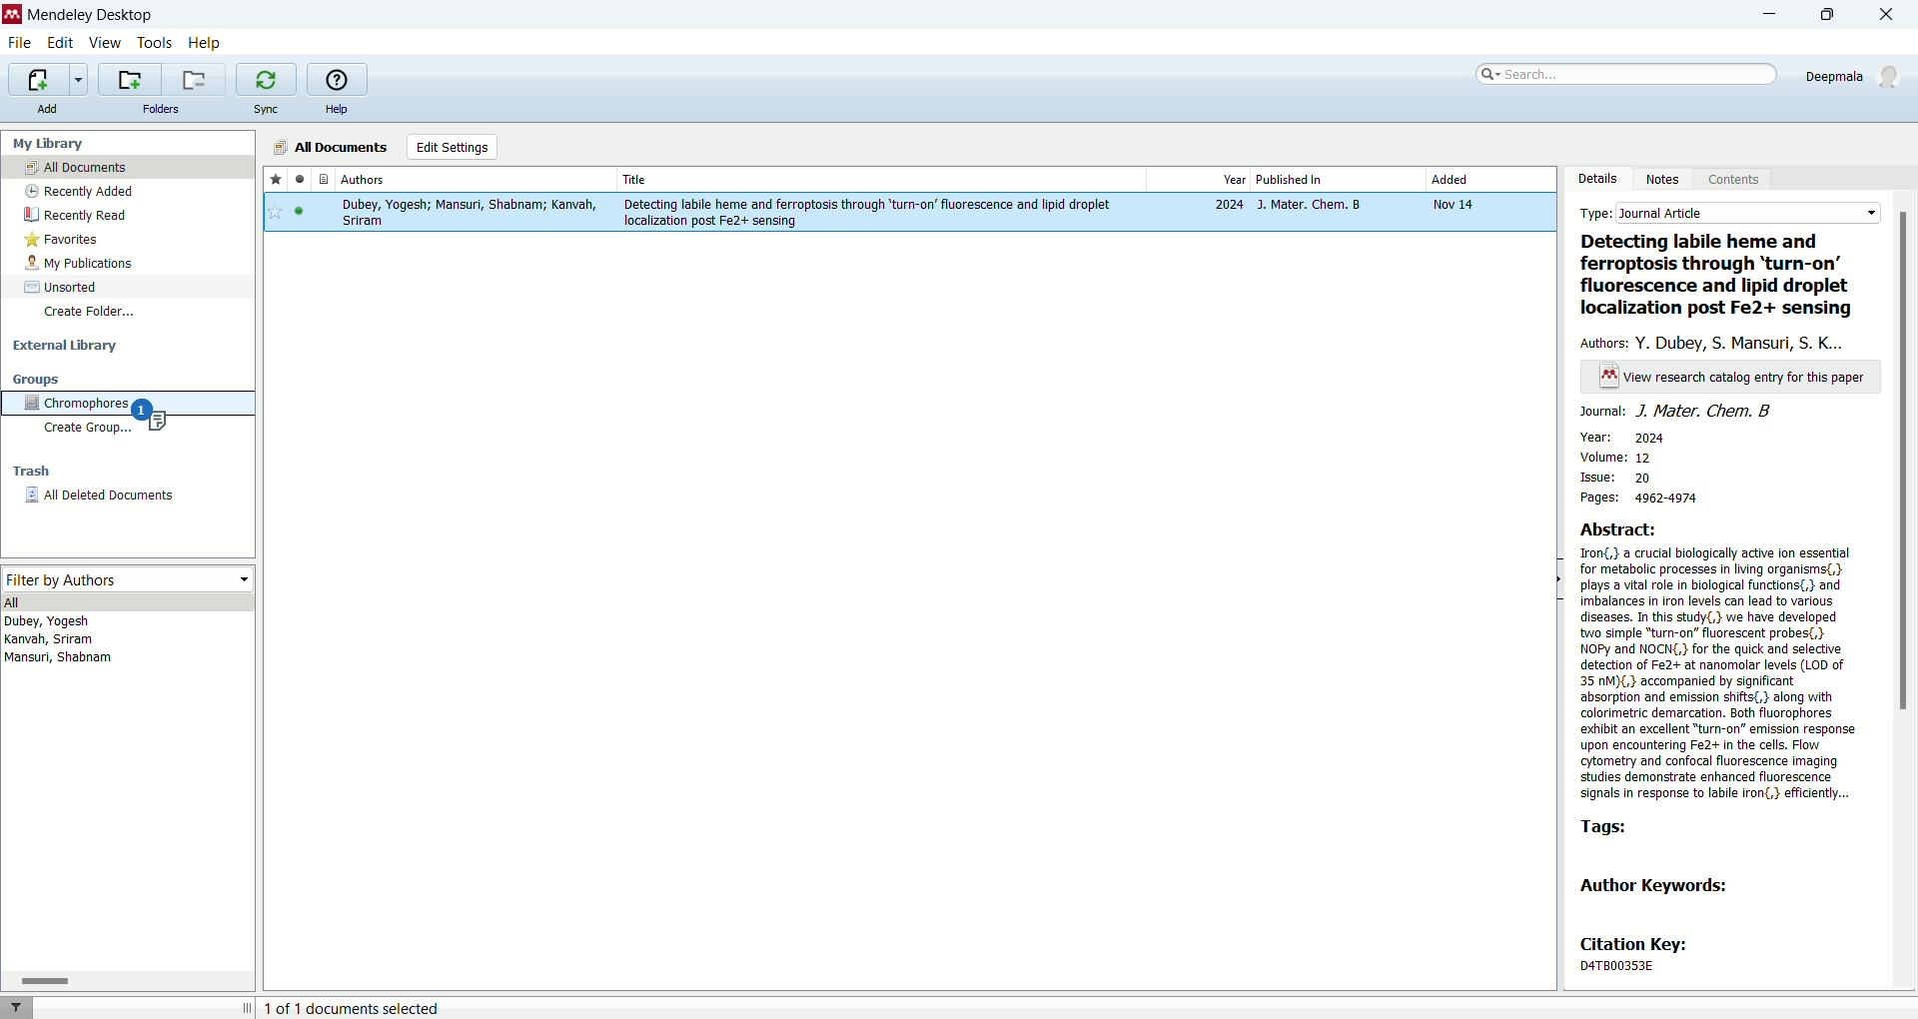  I want to click on recently read, so click(76, 217).